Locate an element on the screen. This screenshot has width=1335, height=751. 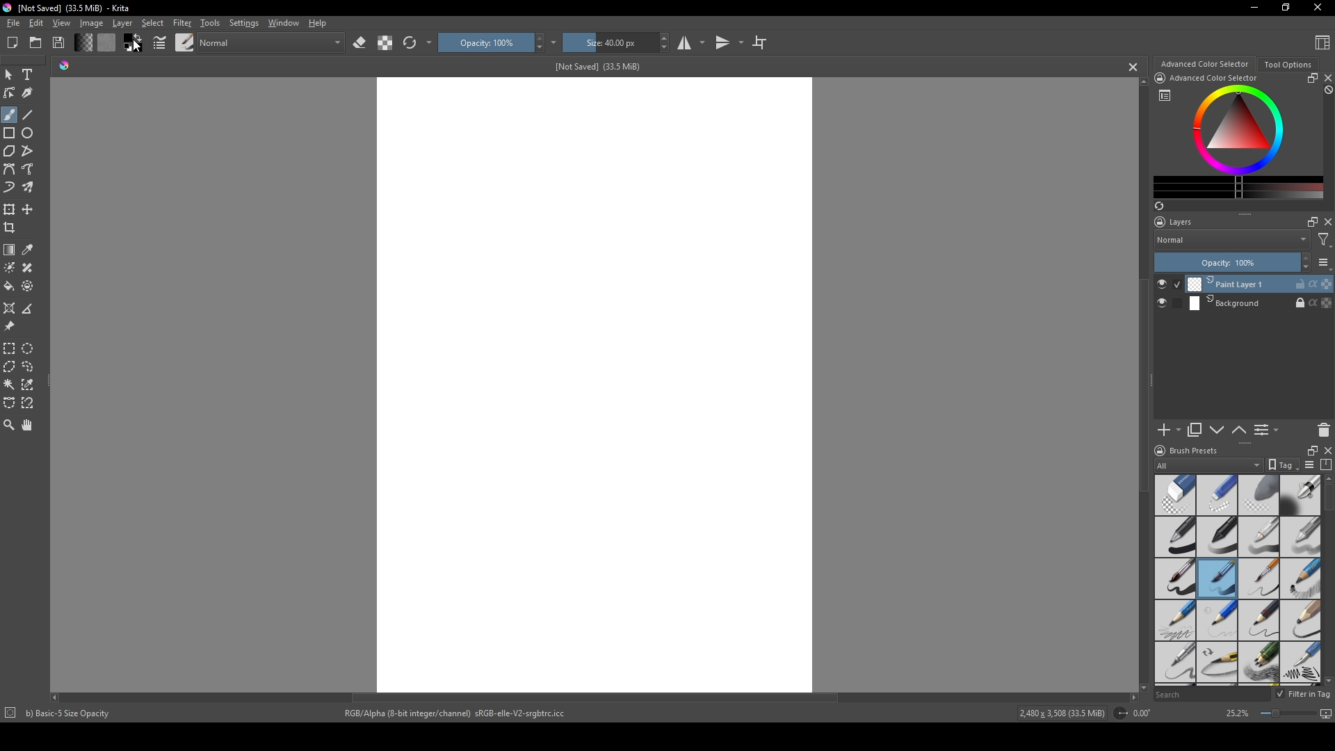
Opacity: 100% is located at coordinates (1224, 263).